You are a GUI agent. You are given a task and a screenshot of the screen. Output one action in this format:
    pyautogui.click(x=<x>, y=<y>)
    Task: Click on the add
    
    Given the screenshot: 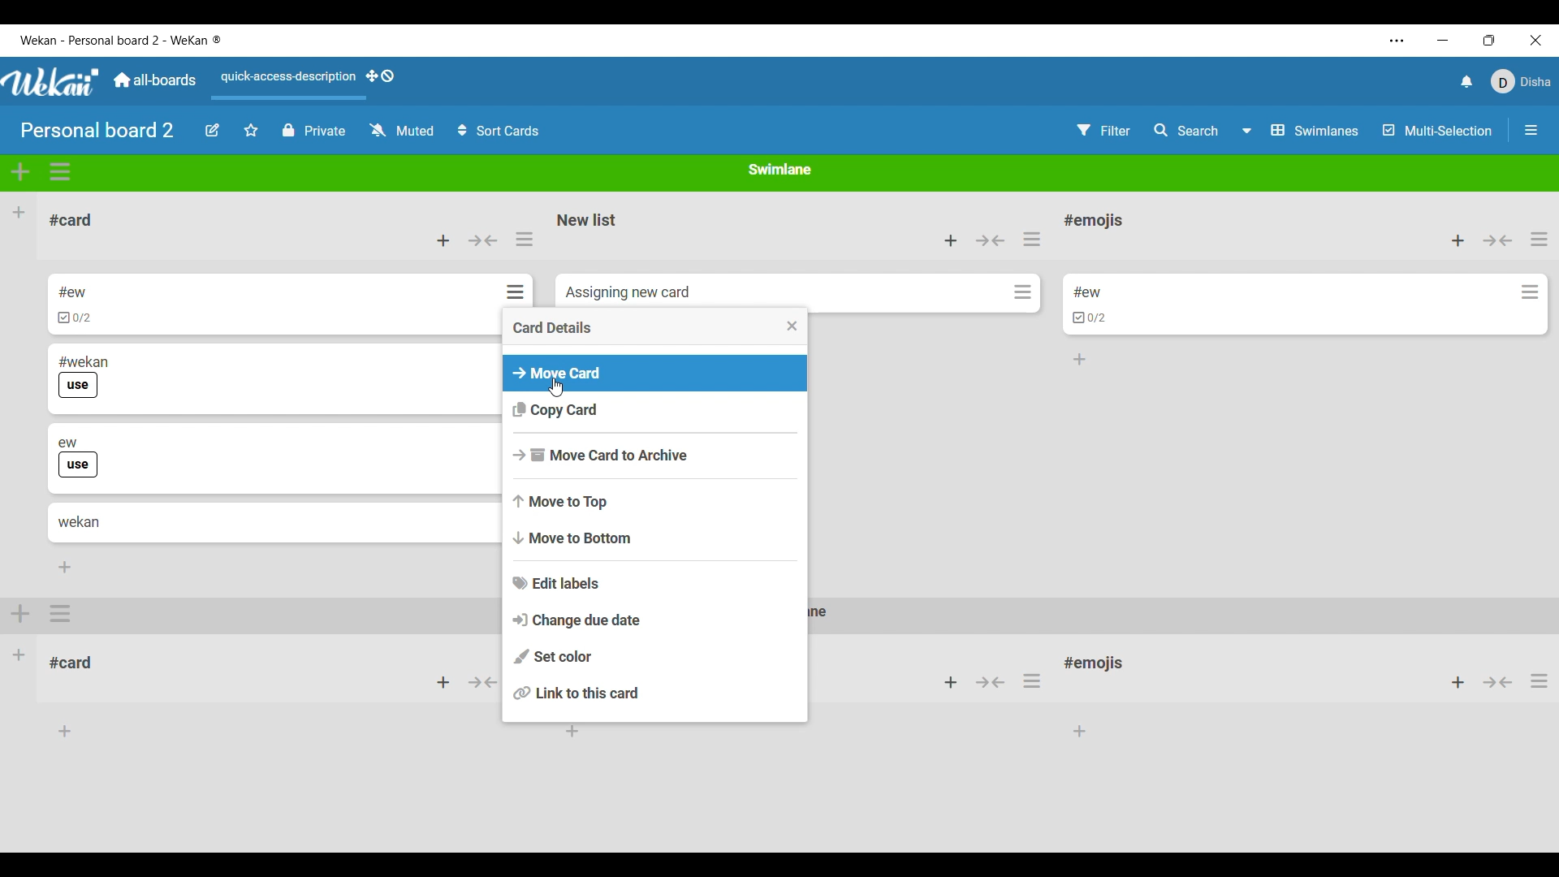 What is the action you would take?
    pyautogui.click(x=21, y=611)
    